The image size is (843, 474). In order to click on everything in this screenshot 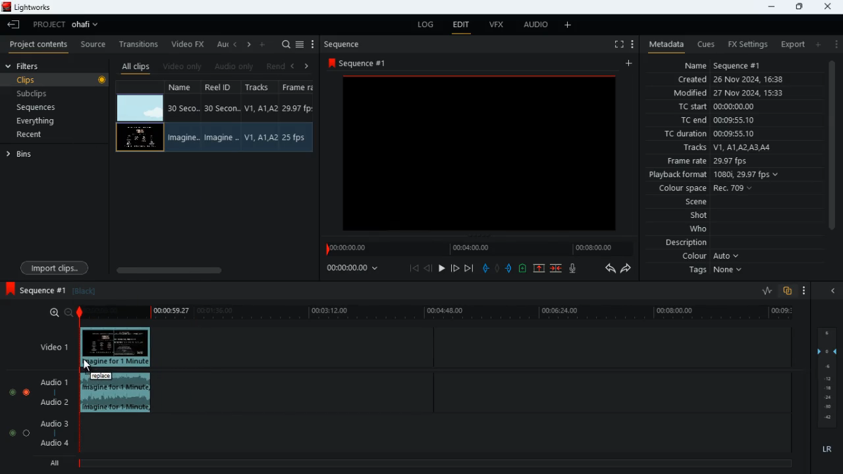, I will do `click(50, 120)`.